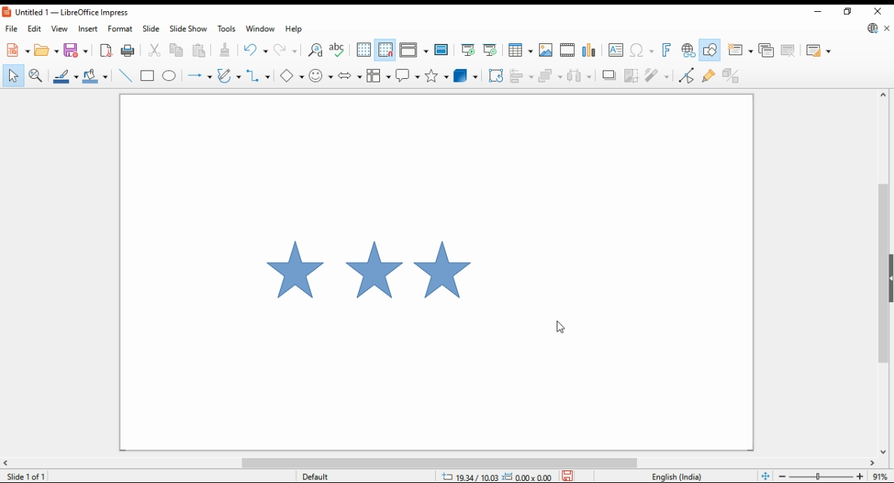 This screenshot has width=894, height=483. What do you see at coordinates (551, 75) in the screenshot?
I see `arrange` at bounding box center [551, 75].